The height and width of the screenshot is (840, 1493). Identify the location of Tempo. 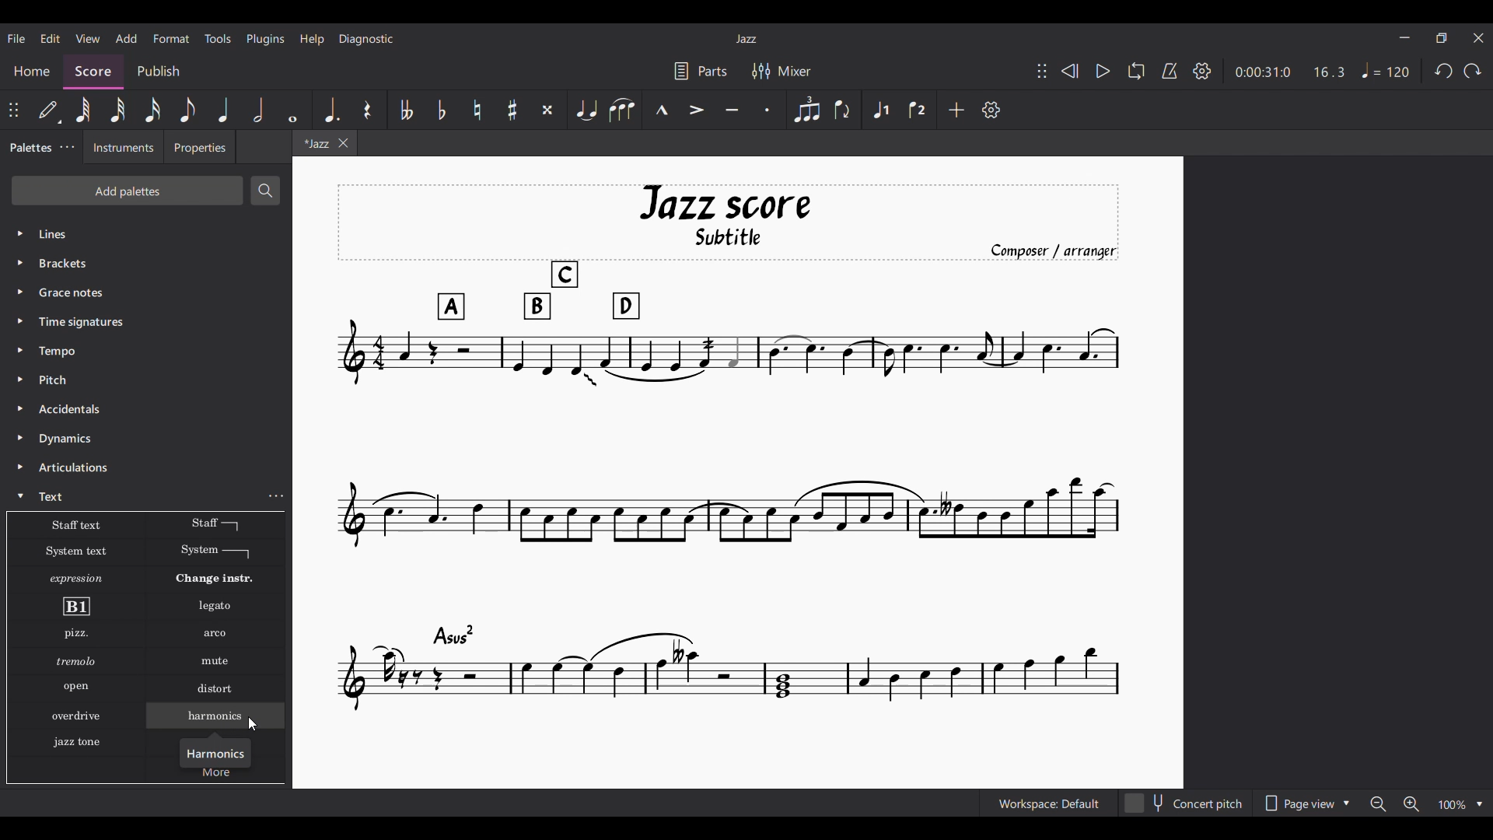
(1386, 70).